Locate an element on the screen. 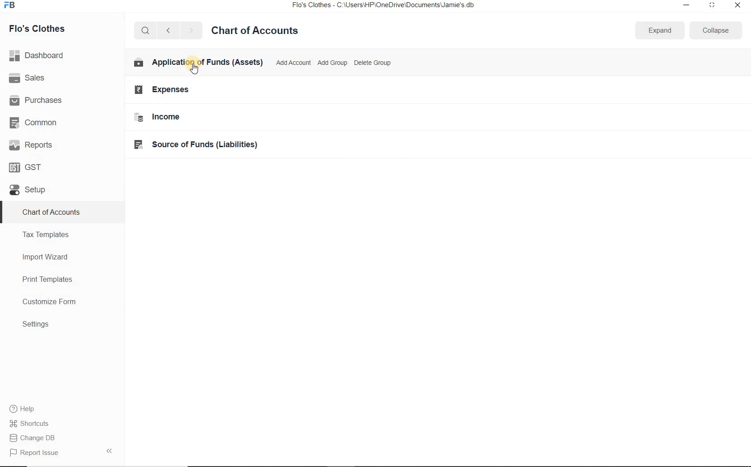 This screenshot has width=751, height=467. cursor is located at coordinates (198, 69).